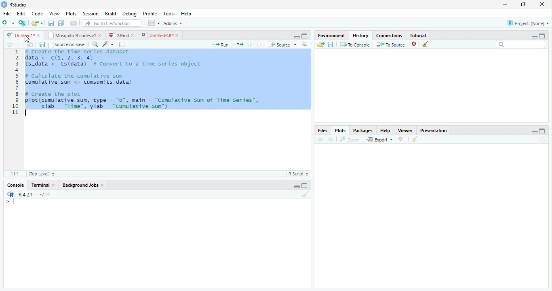  Describe the element at coordinates (174, 24) in the screenshot. I see `Addins` at that location.